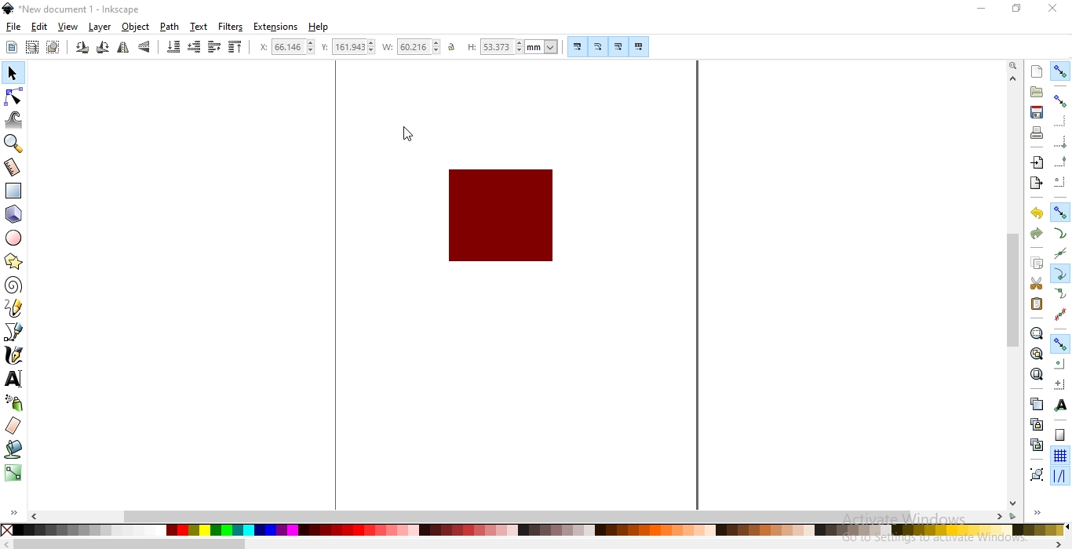  Describe the element at coordinates (1059, 274) in the screenshot. I see `nap to cusp nodes` at that location.